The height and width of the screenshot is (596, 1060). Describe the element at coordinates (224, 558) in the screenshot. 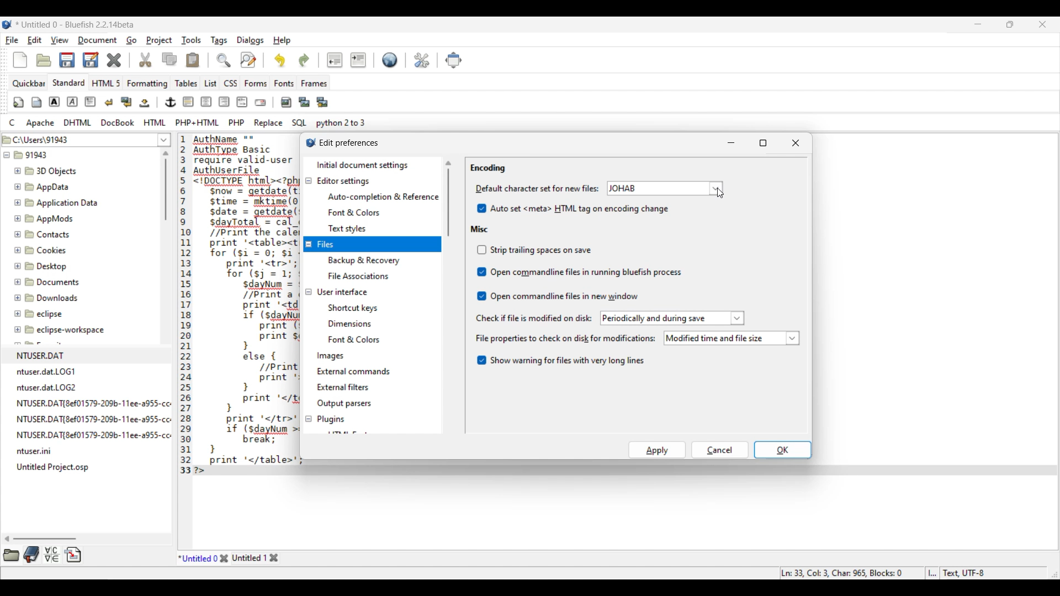

I see `Close tab` at that location.